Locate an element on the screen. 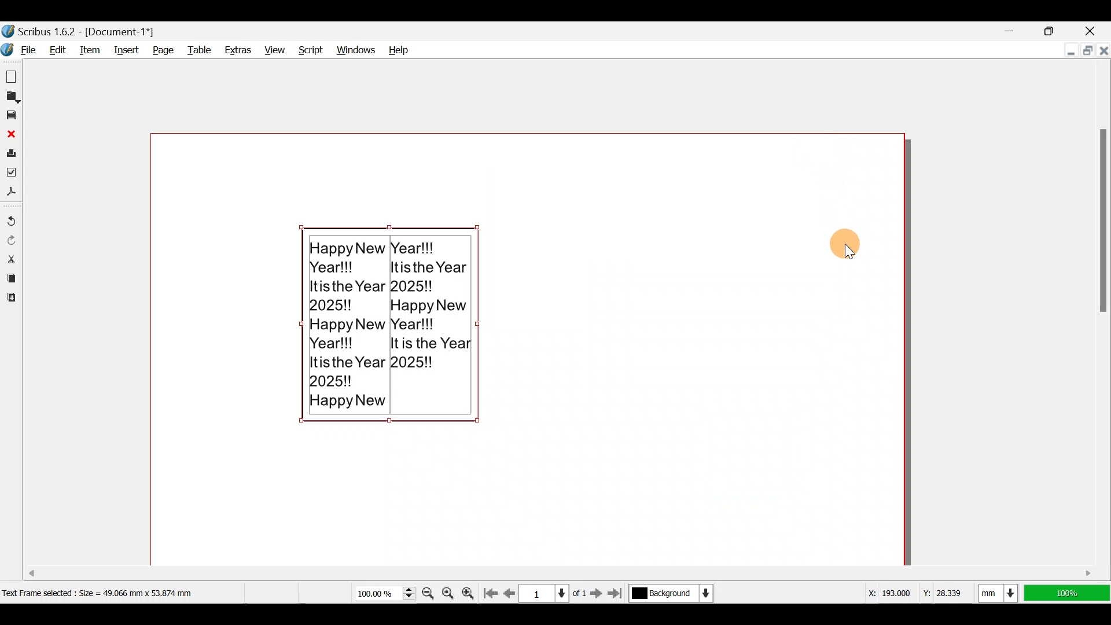 This screenshot has width=1111, height=625. Go to the next page is located at coordinates (598, 593).